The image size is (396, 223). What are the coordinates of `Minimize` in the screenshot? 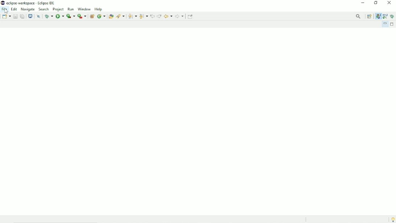 It's located at (383, 25).